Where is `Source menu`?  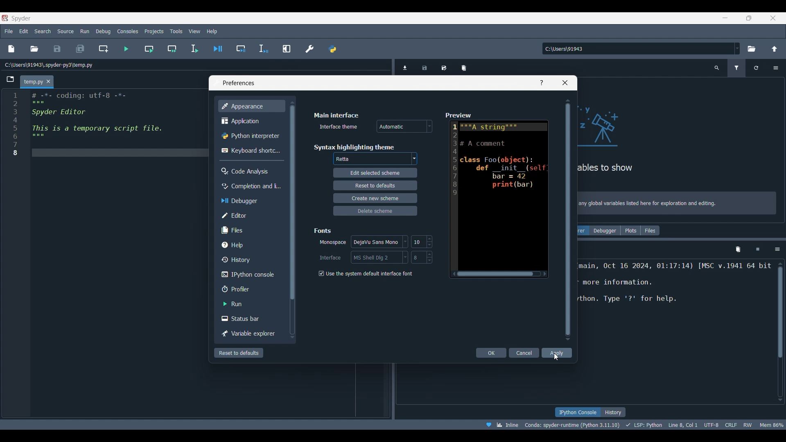 Source menu is located at coordinates (66, 31).